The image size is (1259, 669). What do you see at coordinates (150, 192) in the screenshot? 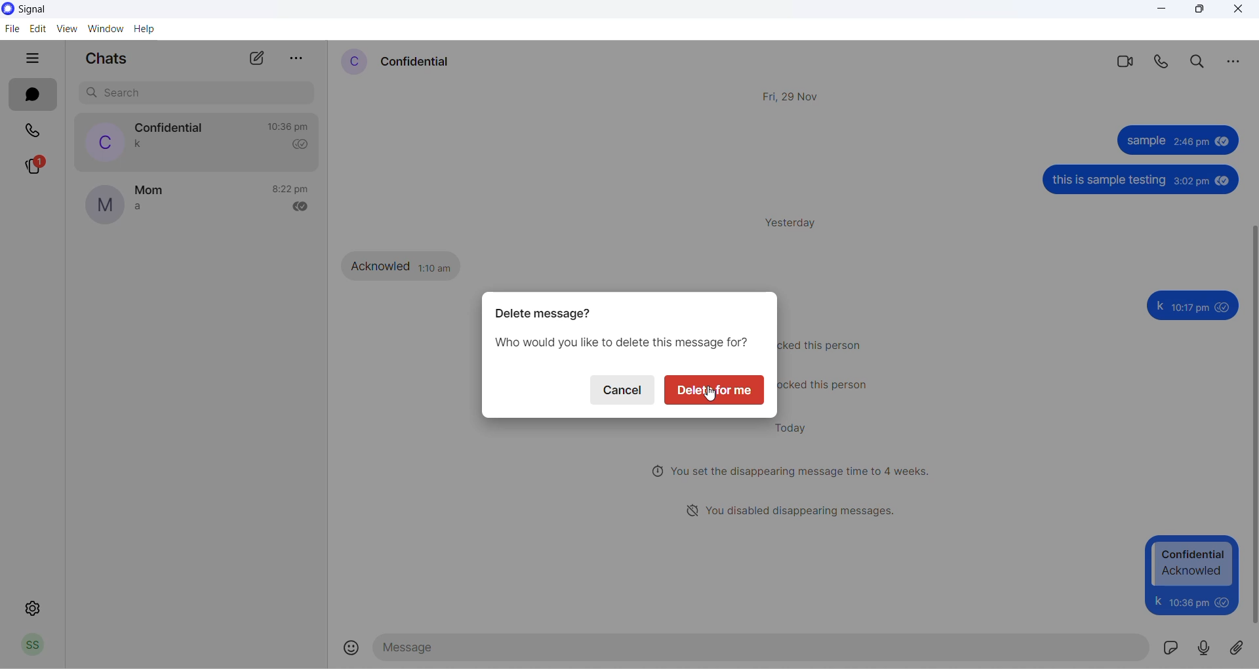
I see `contact name` at bounding box center [150, 192].